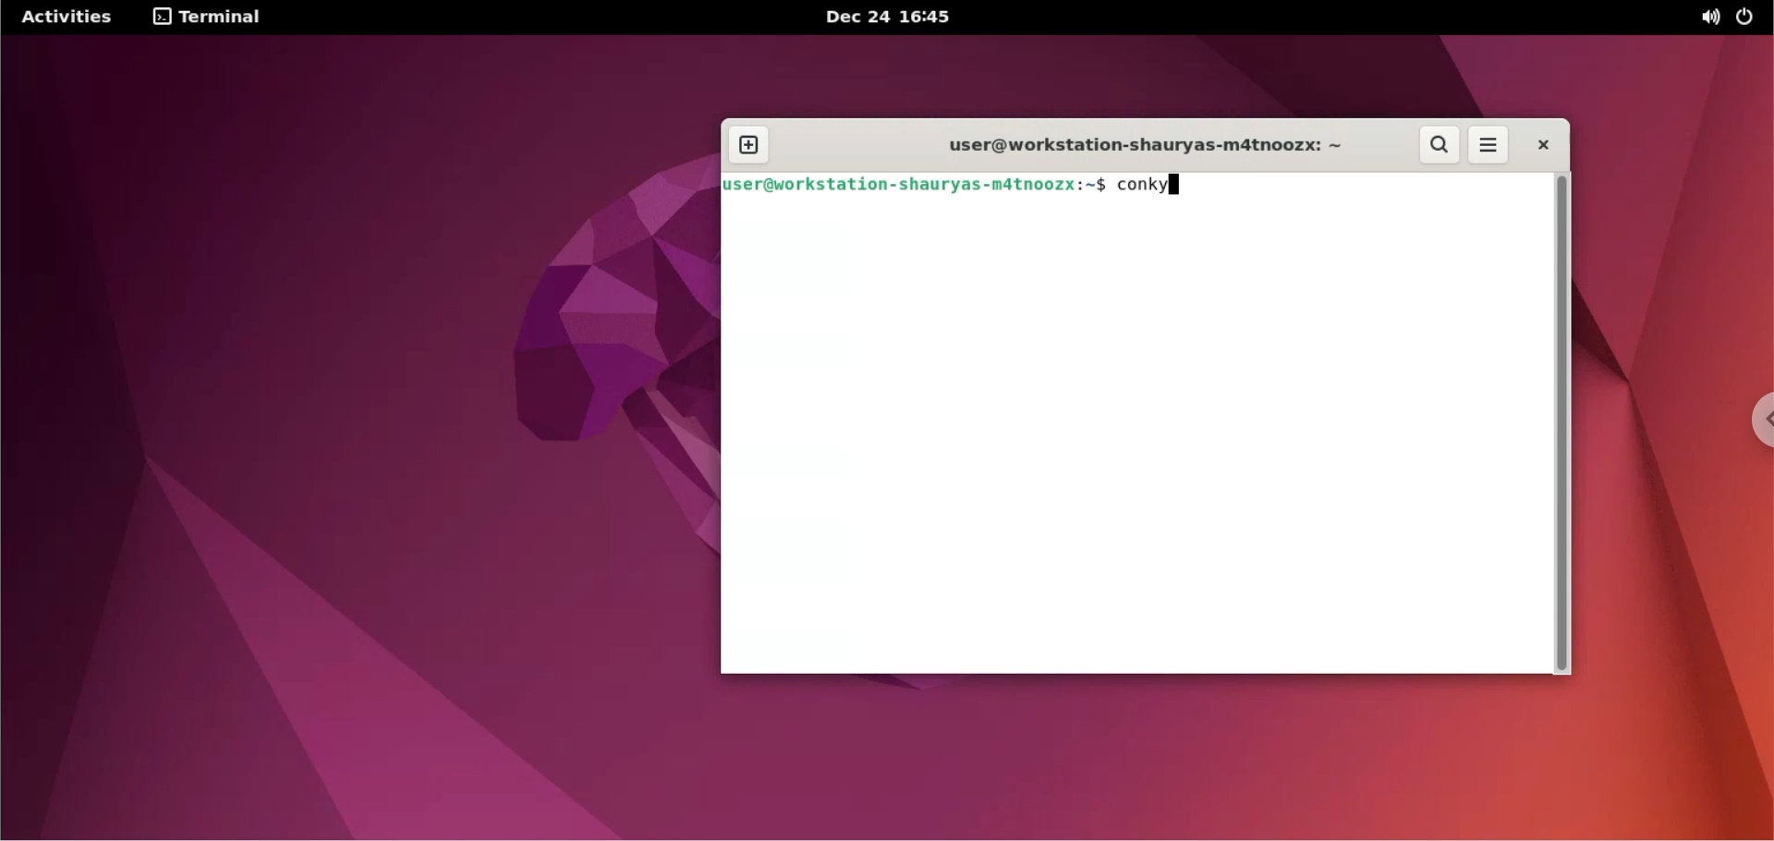  What do you see at coordinates (1710, 18) in the screenshot?
I see `sound options` at bounding box center [1710, 18].